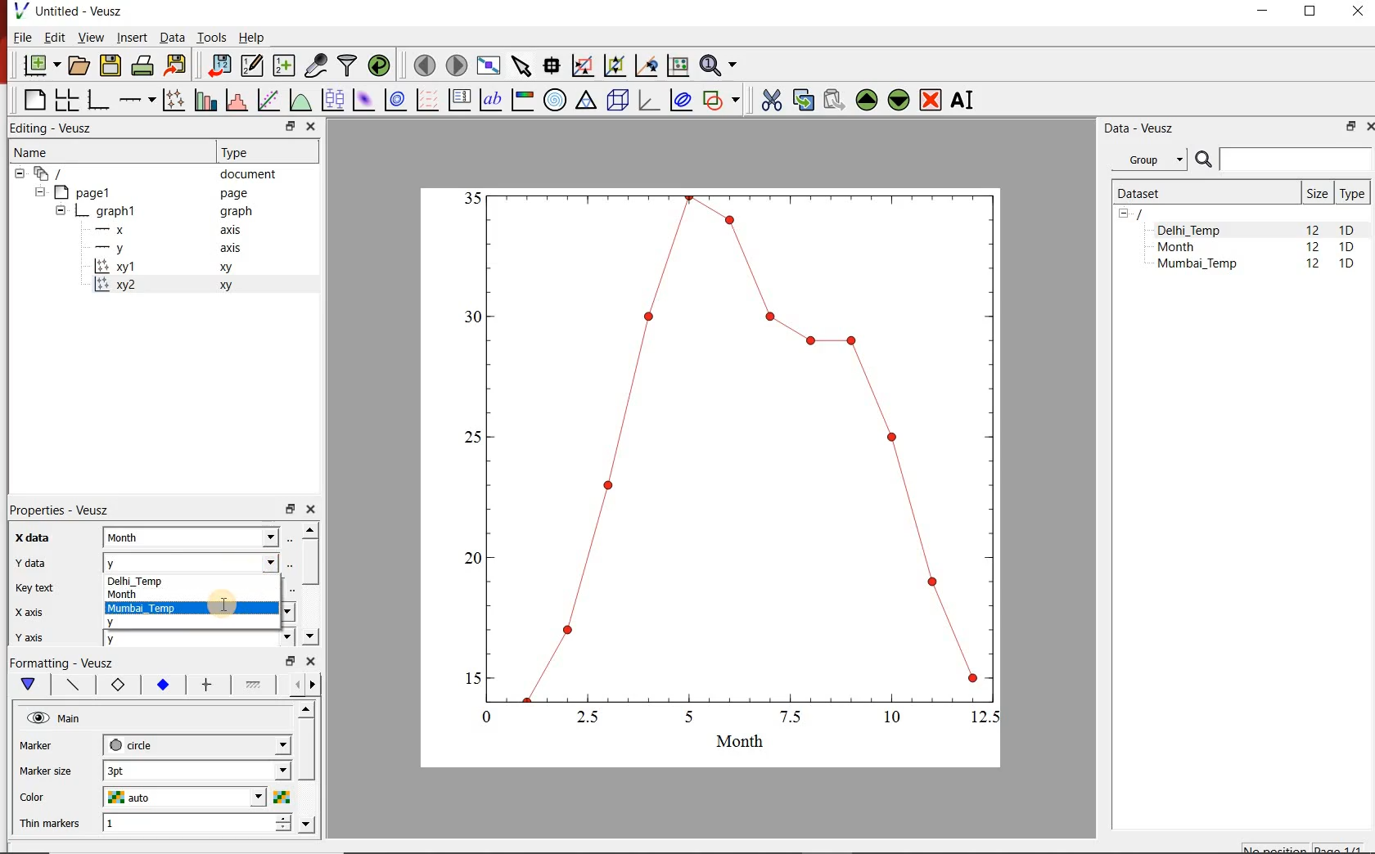 The width and height of the screenshot is (1375, 854). Describe the element at coordinates (291, 126) in the screenshot. I see `restore` at that location.